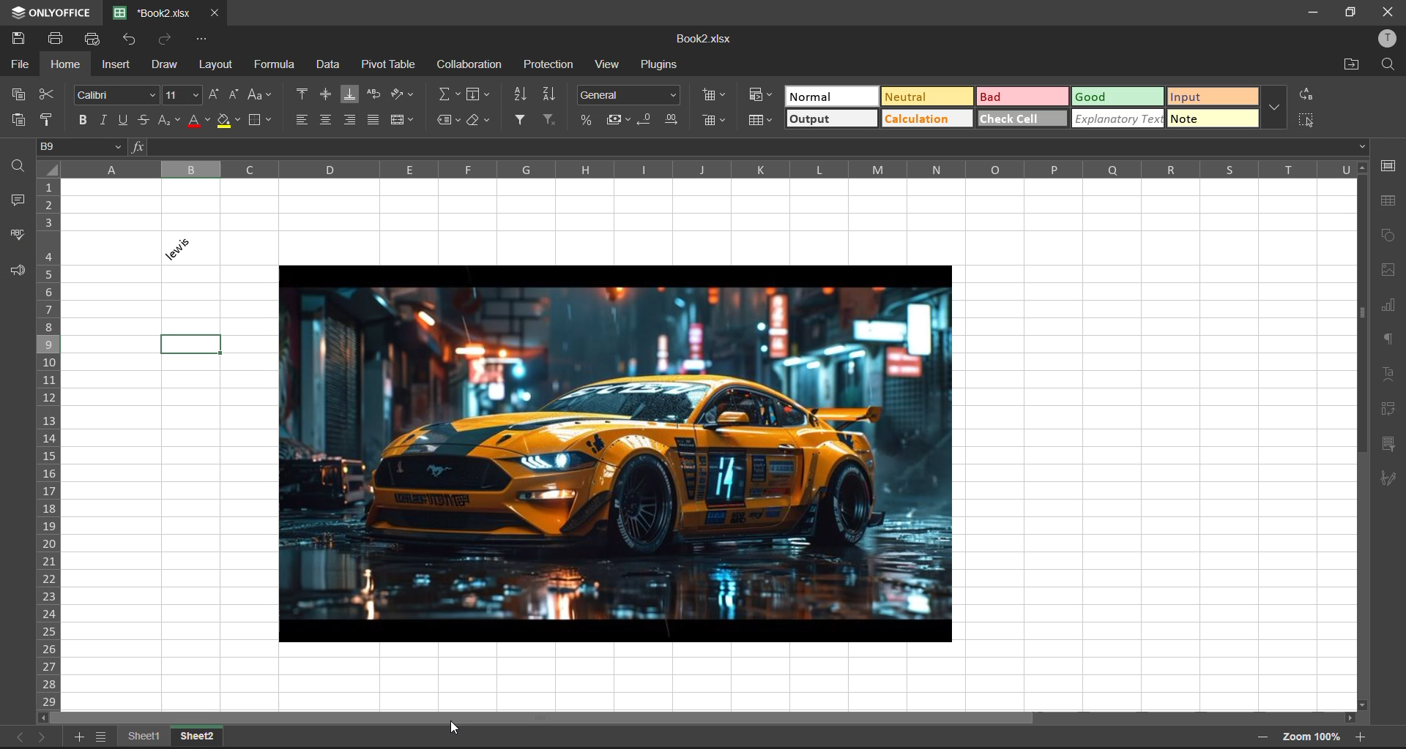 The image size is (1406, 749). Describe the element at coordinates (1388, 372) in the screenshot. I see `text` at that location.